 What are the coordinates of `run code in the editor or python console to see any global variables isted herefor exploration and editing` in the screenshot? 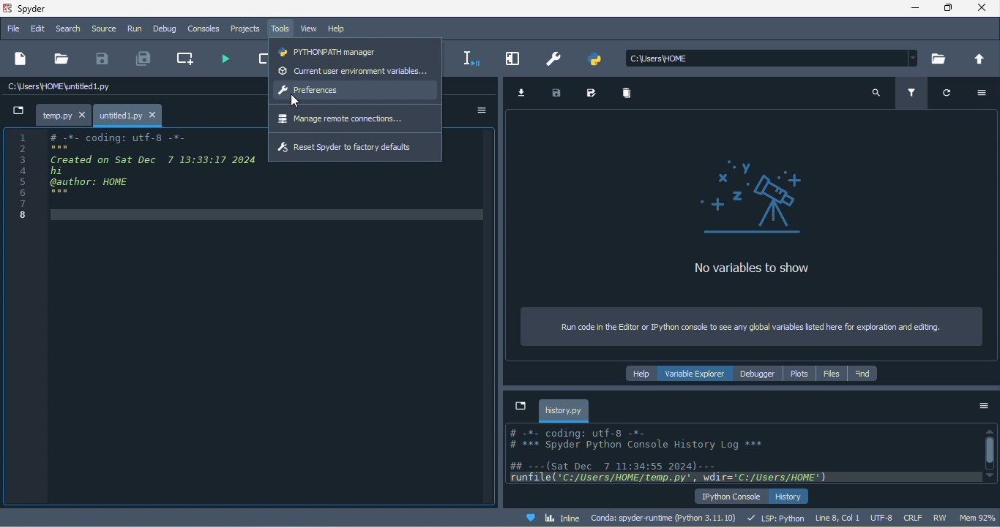 It's located at (749, 326).